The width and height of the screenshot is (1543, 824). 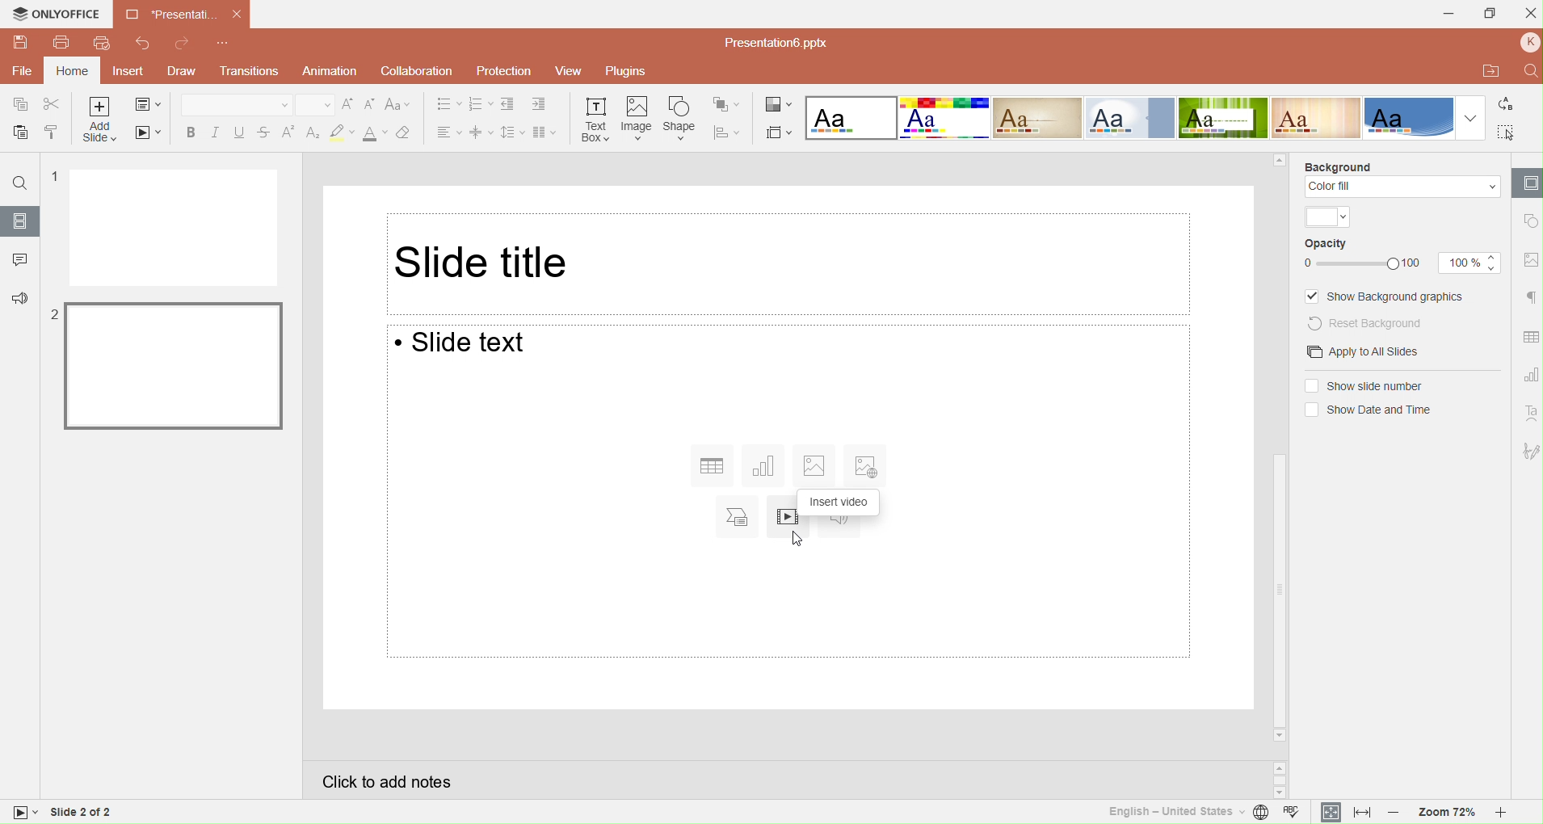 What do you see at coordinates (595, 118) in the screenshot?
I see `Inset text box` at bounding box center [595, 118].